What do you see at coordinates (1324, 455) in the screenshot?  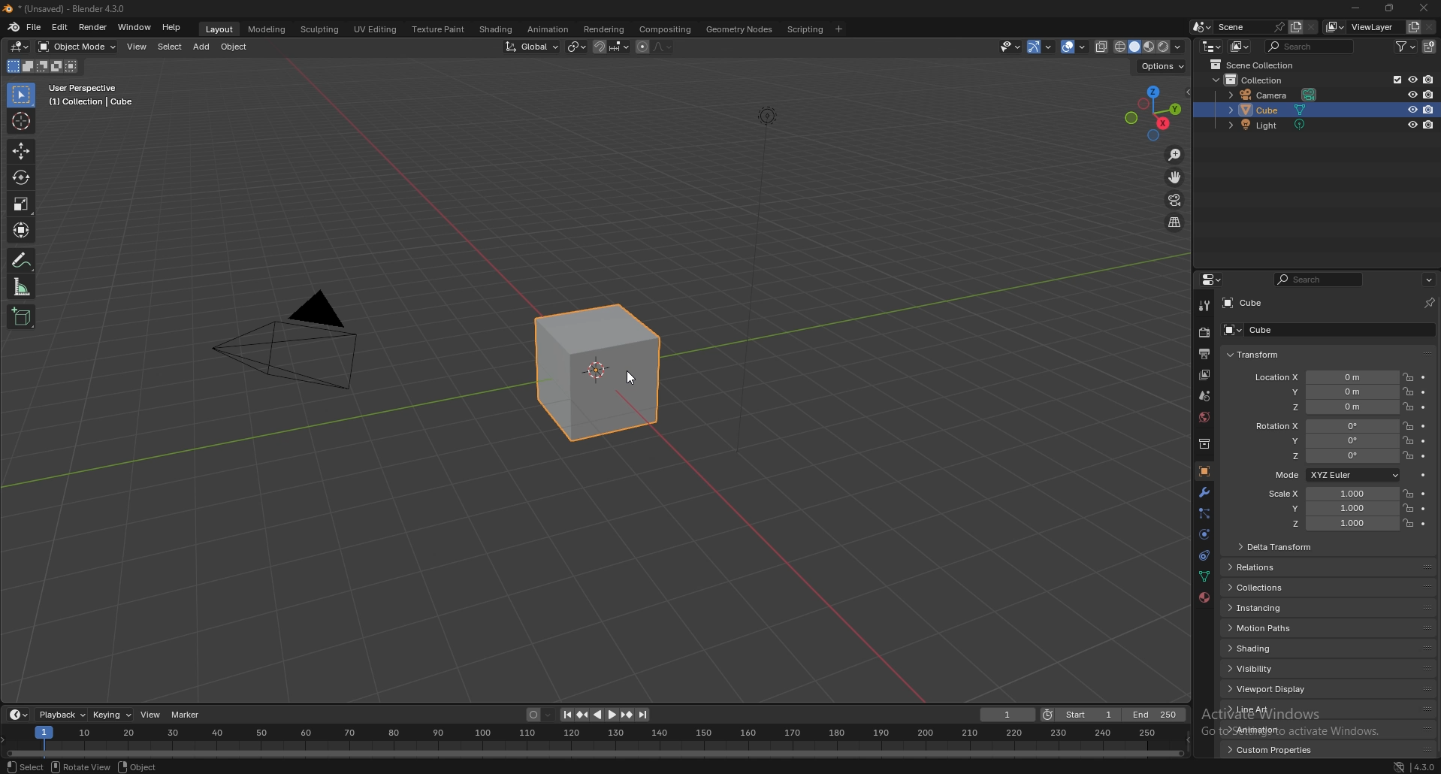 I see `rotation z` at bounding box center [1324, 455].